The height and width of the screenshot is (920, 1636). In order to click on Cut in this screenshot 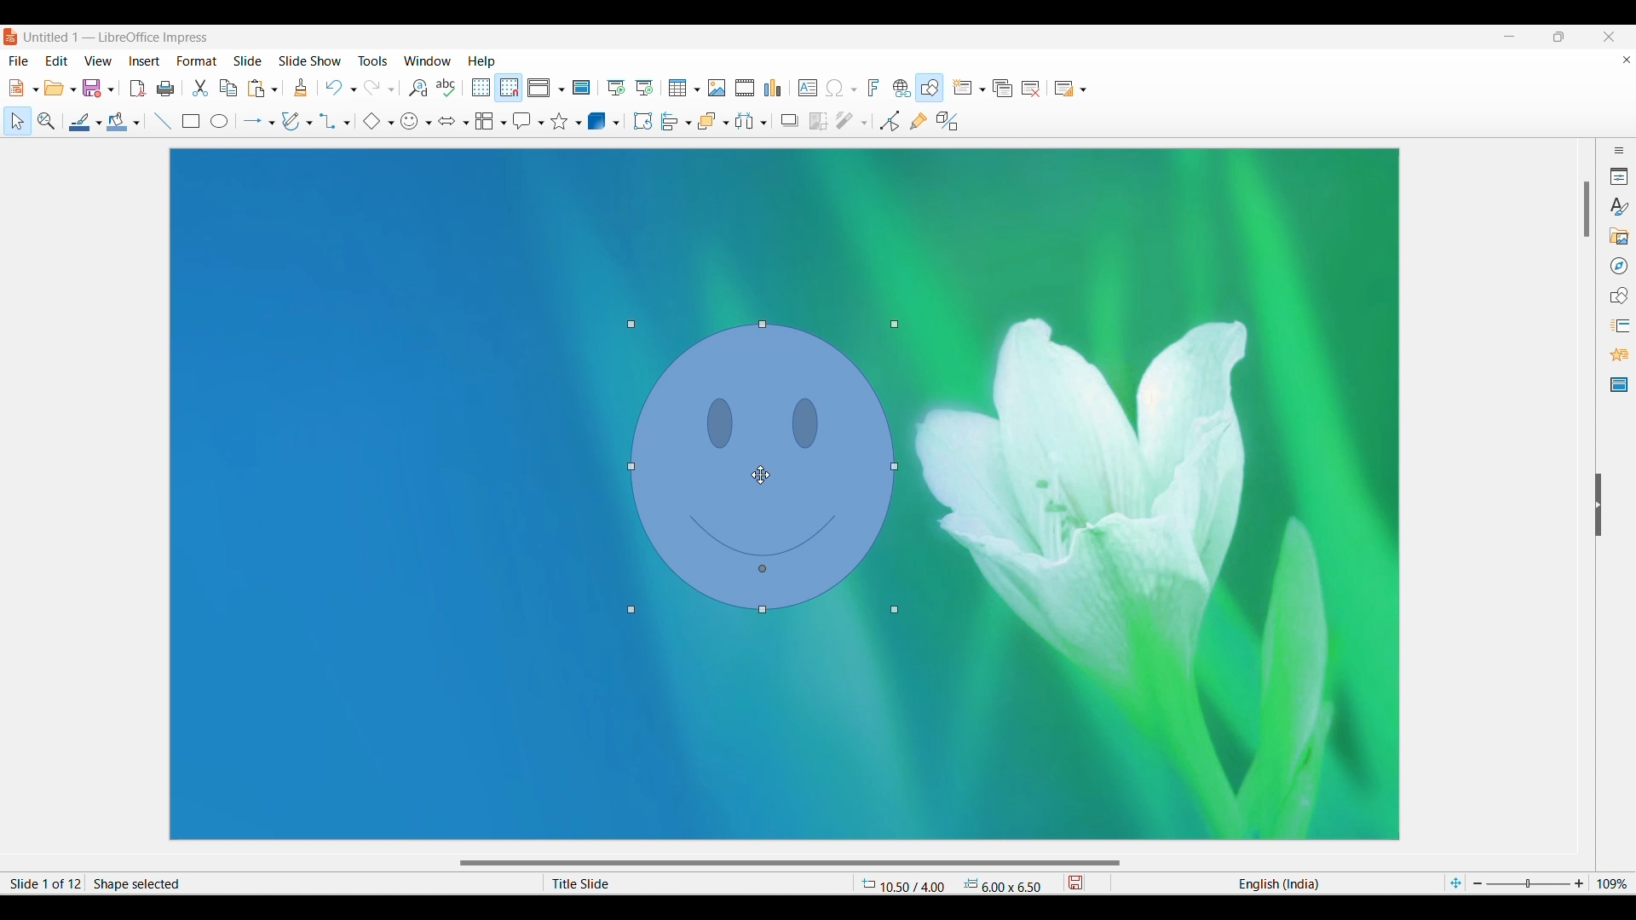, I will do `click(200, 88)`.